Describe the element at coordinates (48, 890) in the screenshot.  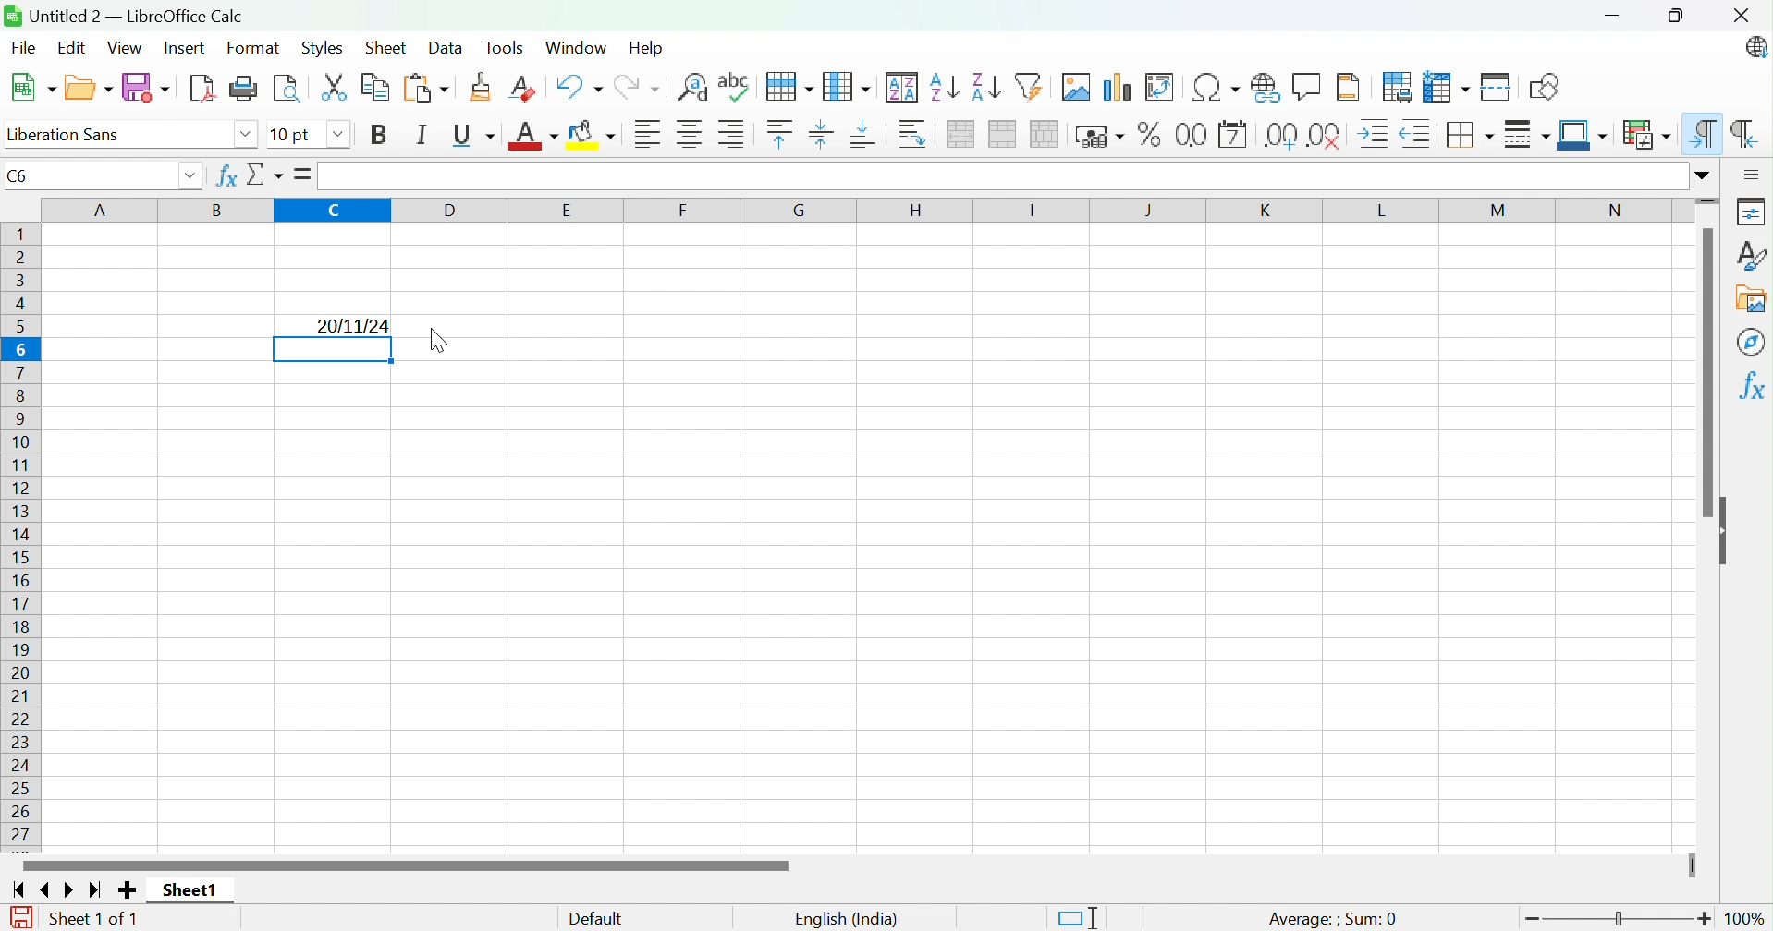
I see `Scroll to previous sheet` at that location.